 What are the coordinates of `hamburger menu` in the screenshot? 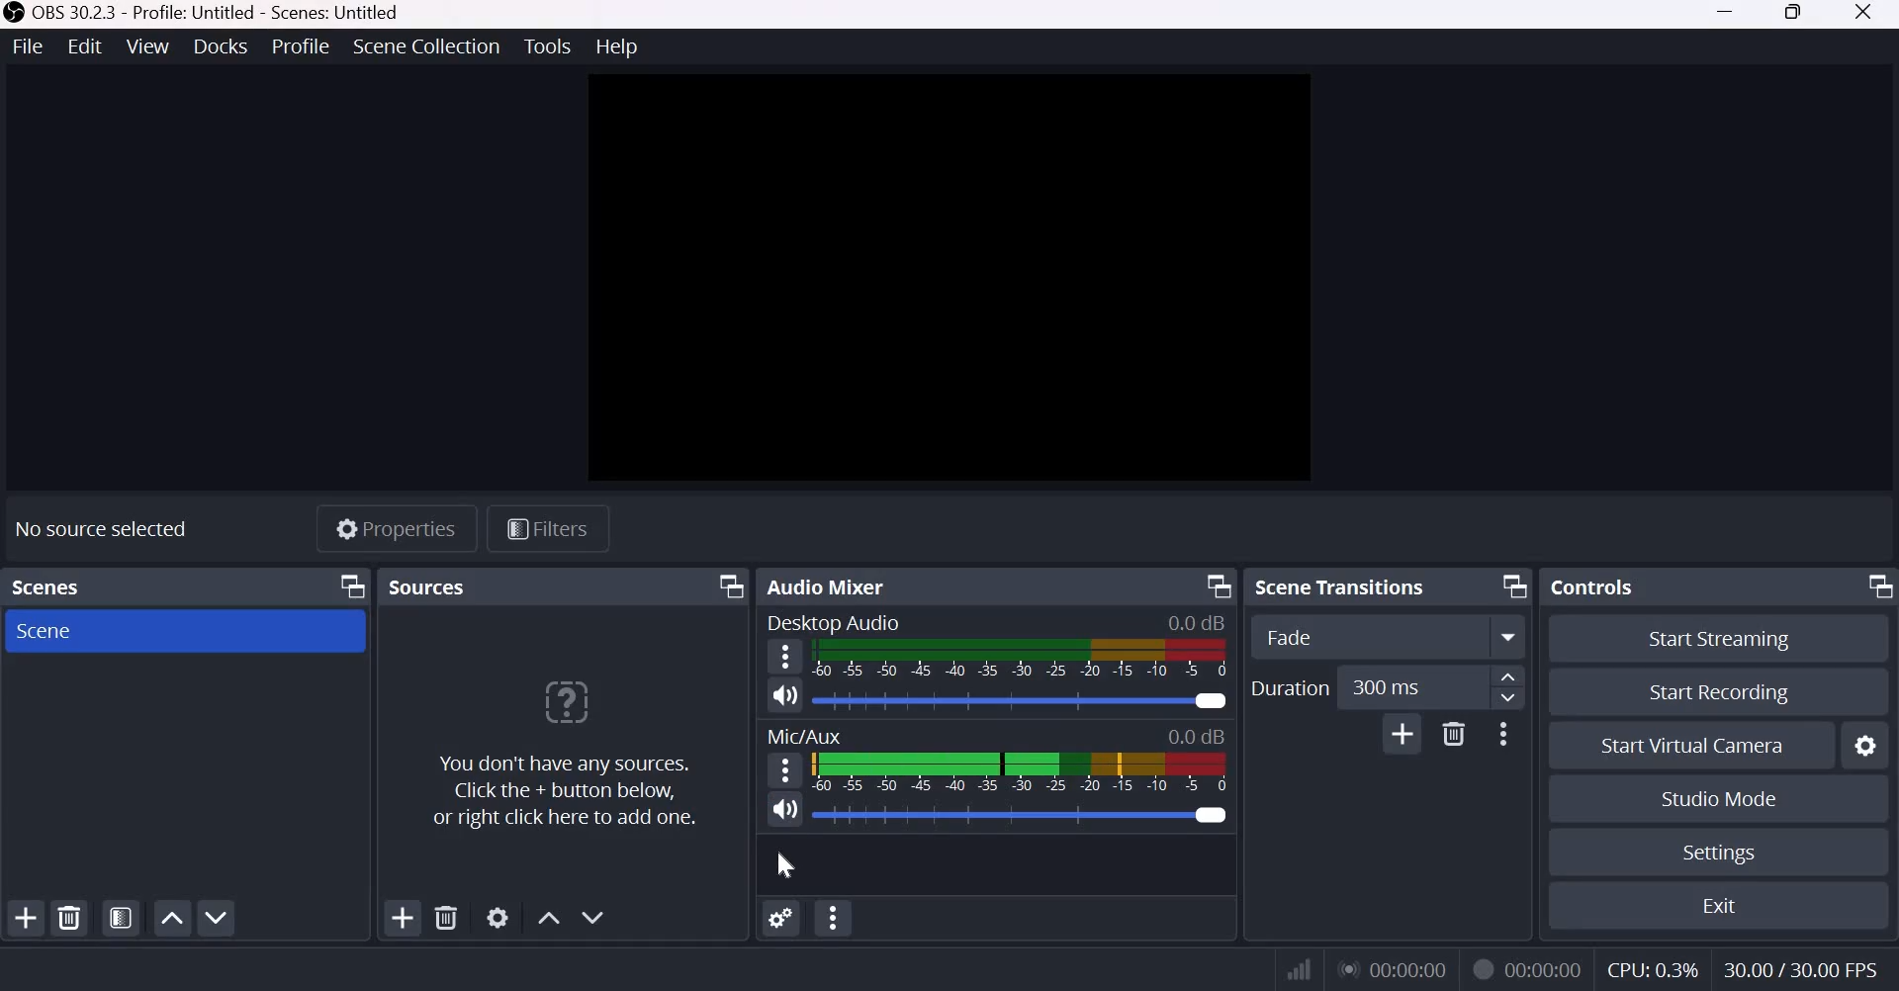 It's located at (784, 769).